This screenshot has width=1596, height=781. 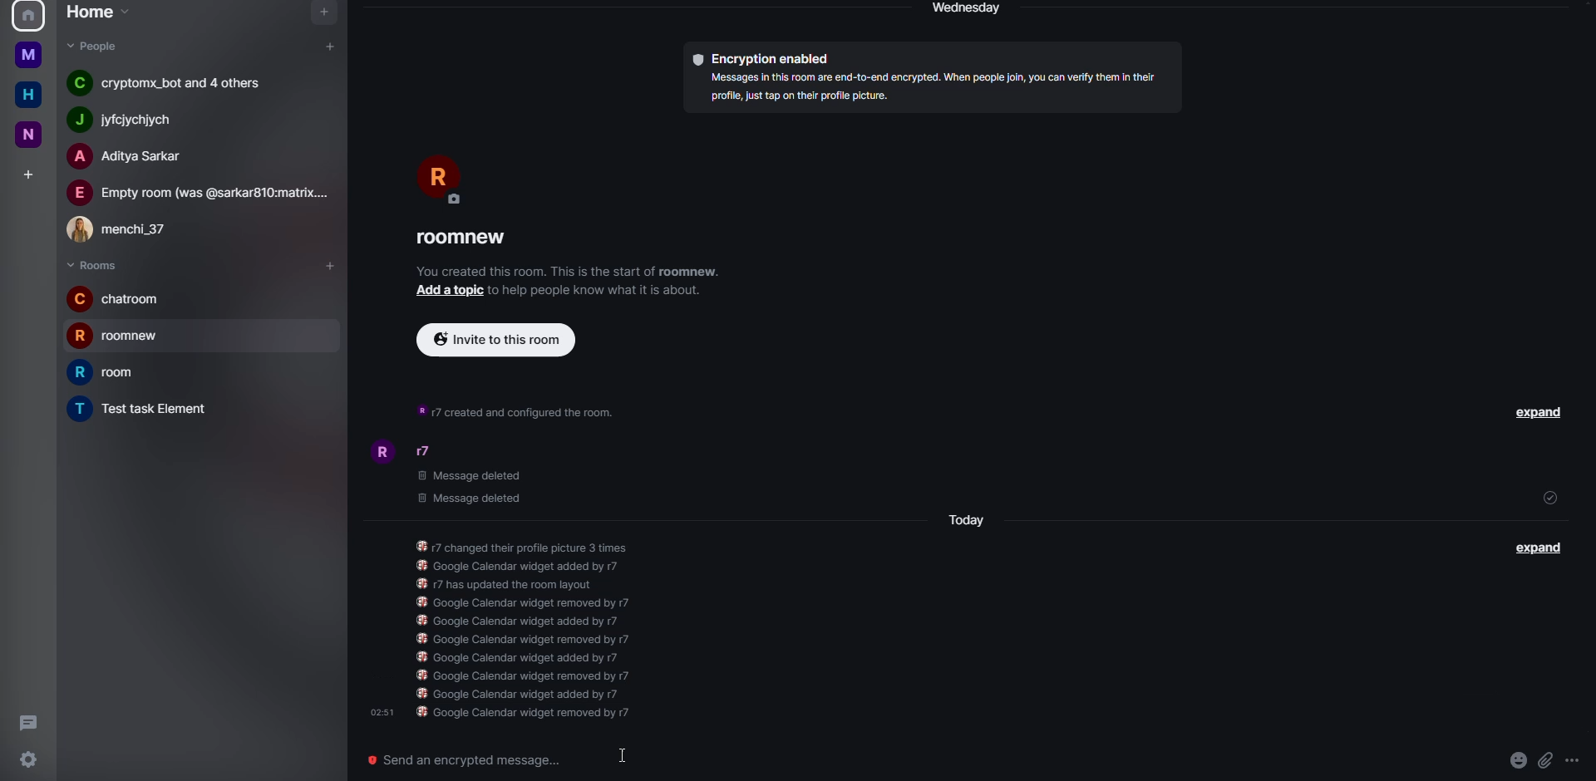 I want to click on people, so click(x=127, y=229).